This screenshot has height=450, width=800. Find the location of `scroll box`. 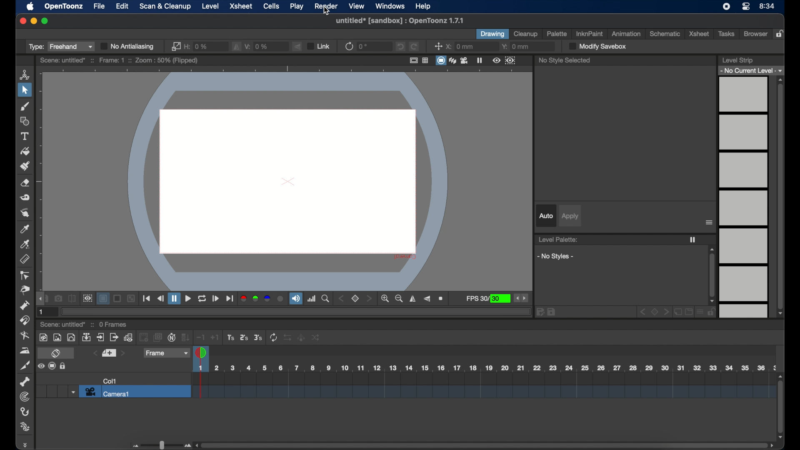

scroll box is located at coordinates (780, 197).